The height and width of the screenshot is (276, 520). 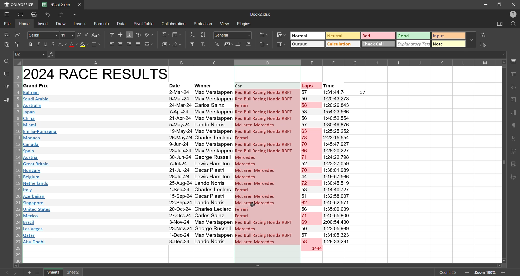 I want to click on borders, so click(x=96, y=45).